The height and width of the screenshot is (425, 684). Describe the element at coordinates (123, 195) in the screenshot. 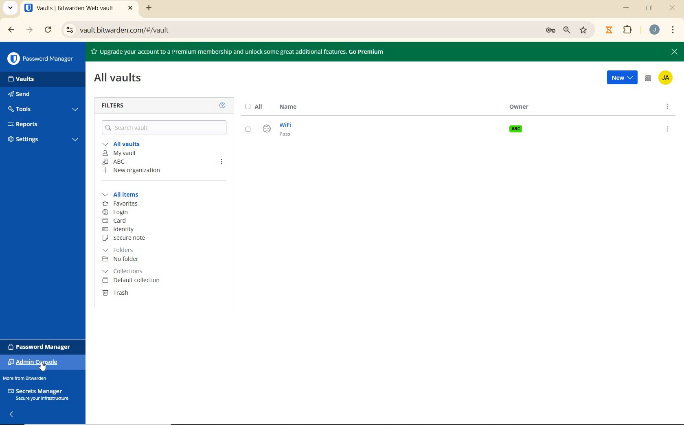

I see `ALL ITEMS` at that location.